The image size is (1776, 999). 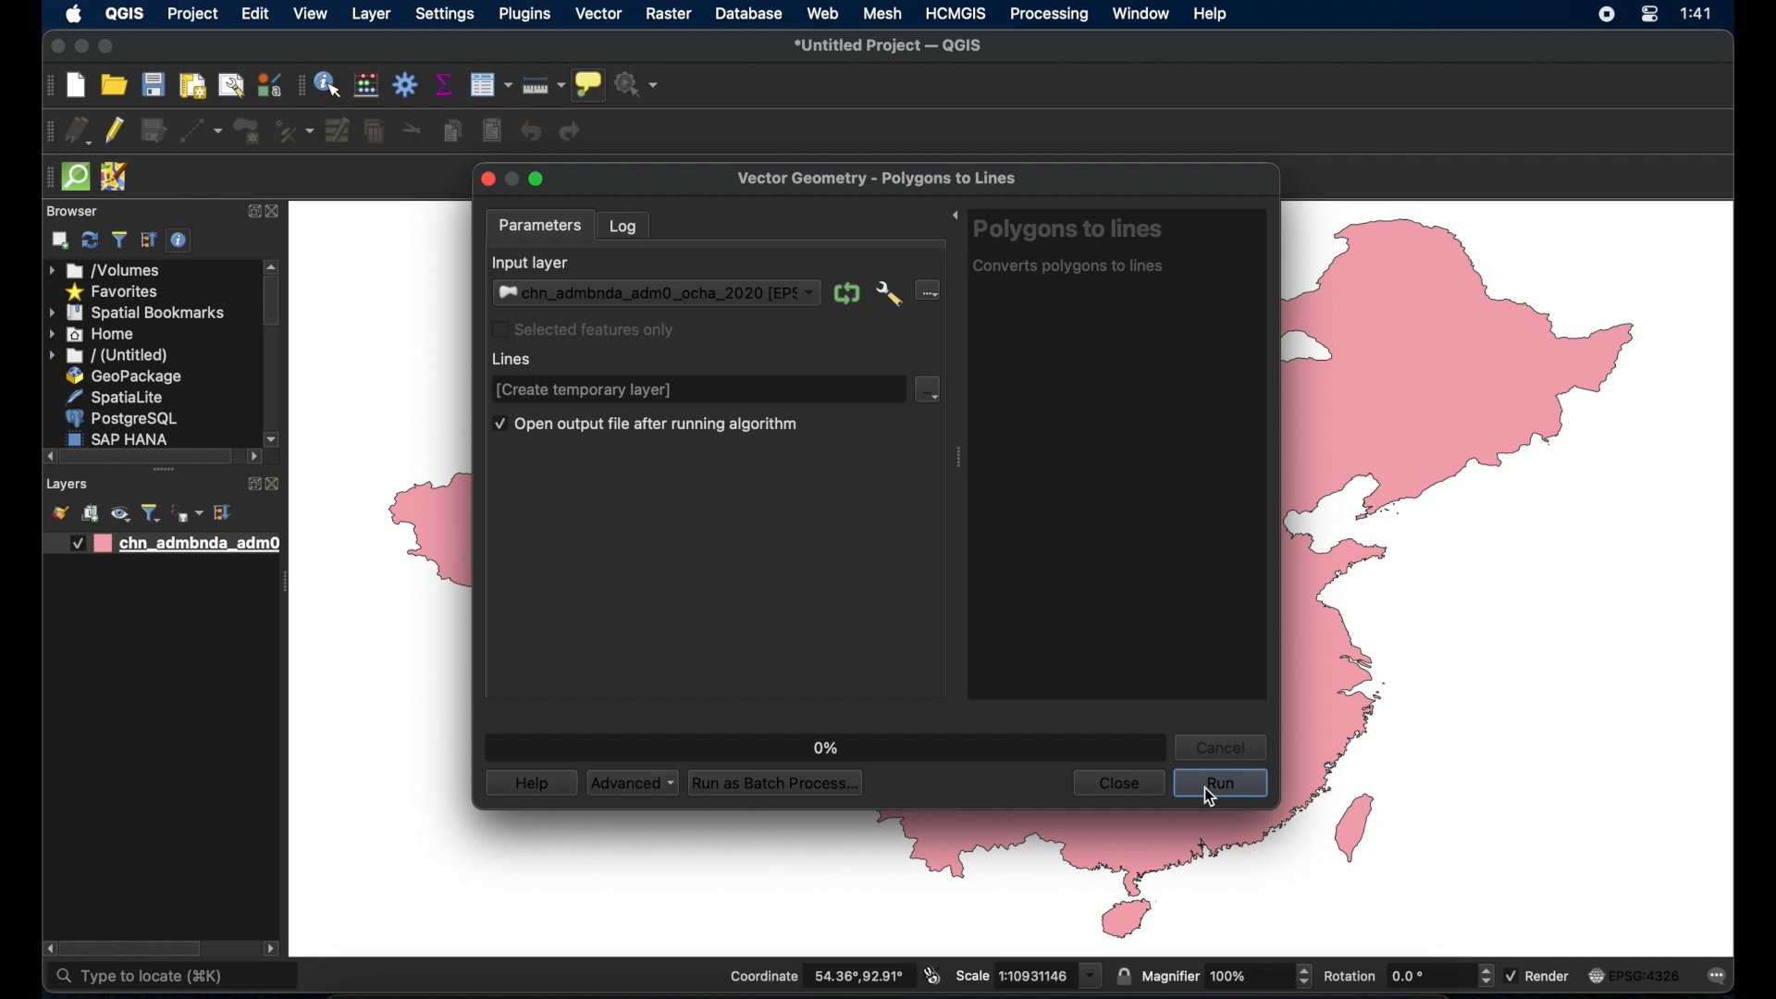 I want to click on postgresql, so click(x=119, y=418).